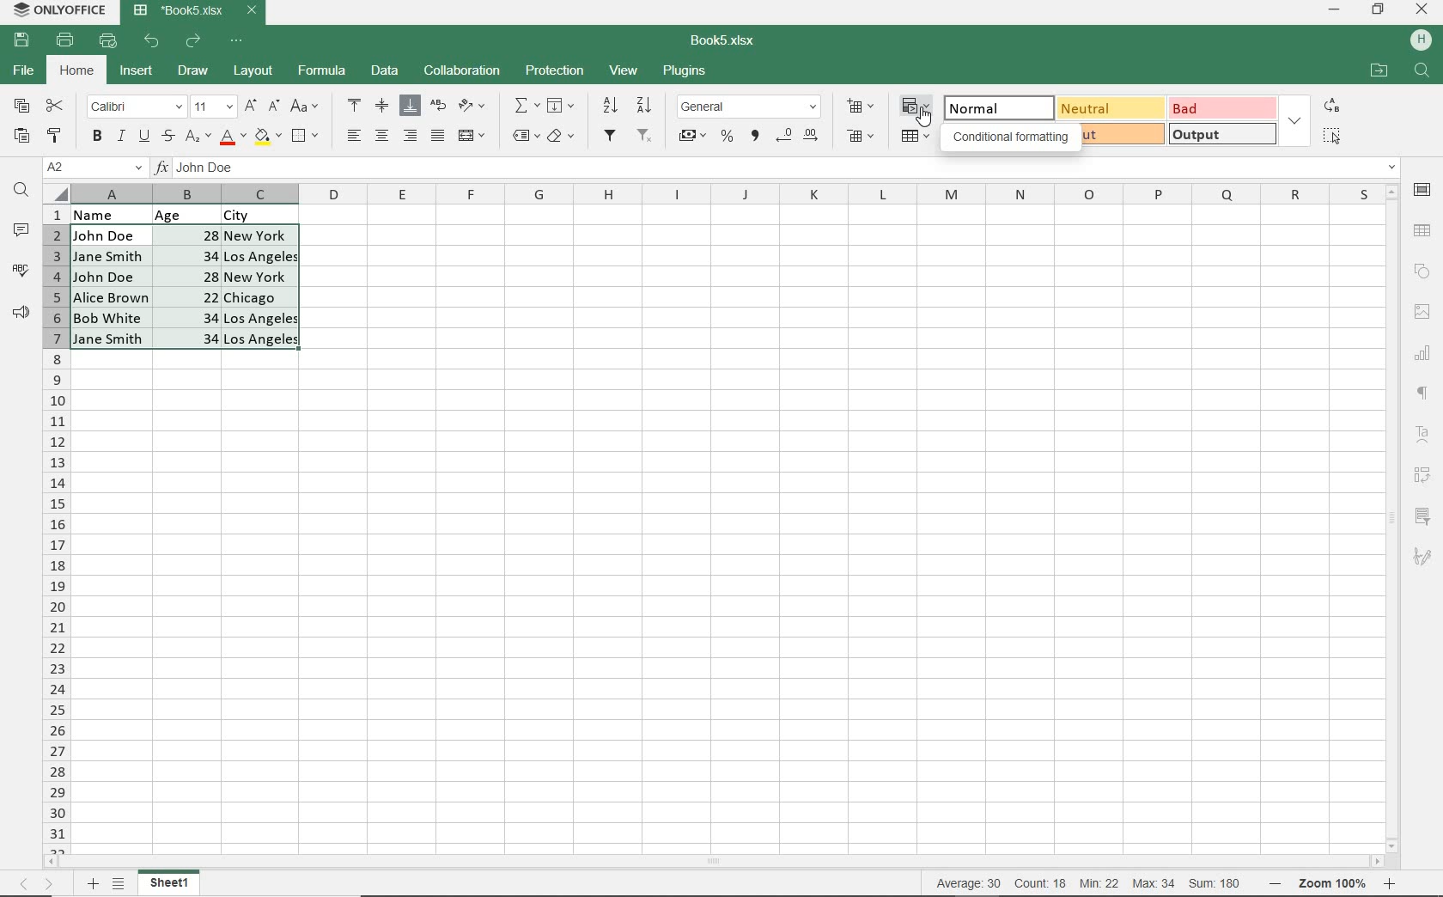 The height and width of the screenshot is (897, 1443). What do you see at coordinates (56, 528) in the screenshot?
I see `COLUMNS` at bounding box center [56, 528].